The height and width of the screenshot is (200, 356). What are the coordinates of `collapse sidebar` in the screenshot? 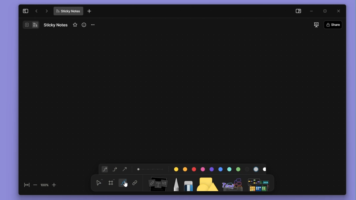 It's located at (25, 11).